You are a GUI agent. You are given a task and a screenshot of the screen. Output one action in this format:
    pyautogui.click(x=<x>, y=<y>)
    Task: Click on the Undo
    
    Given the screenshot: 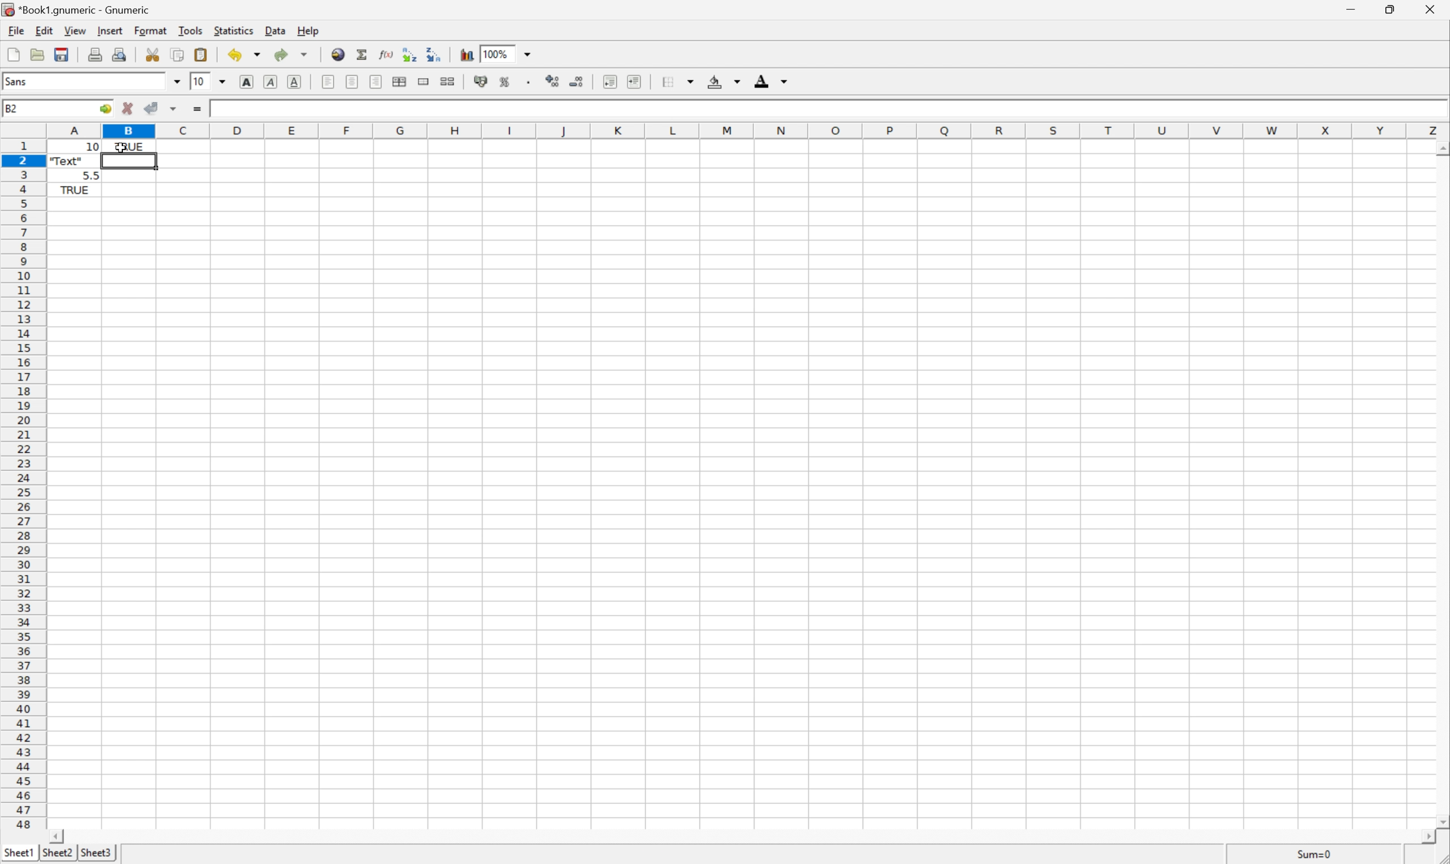 What is the action you would take?
    pyautogui.click(x=245, y=53)
    